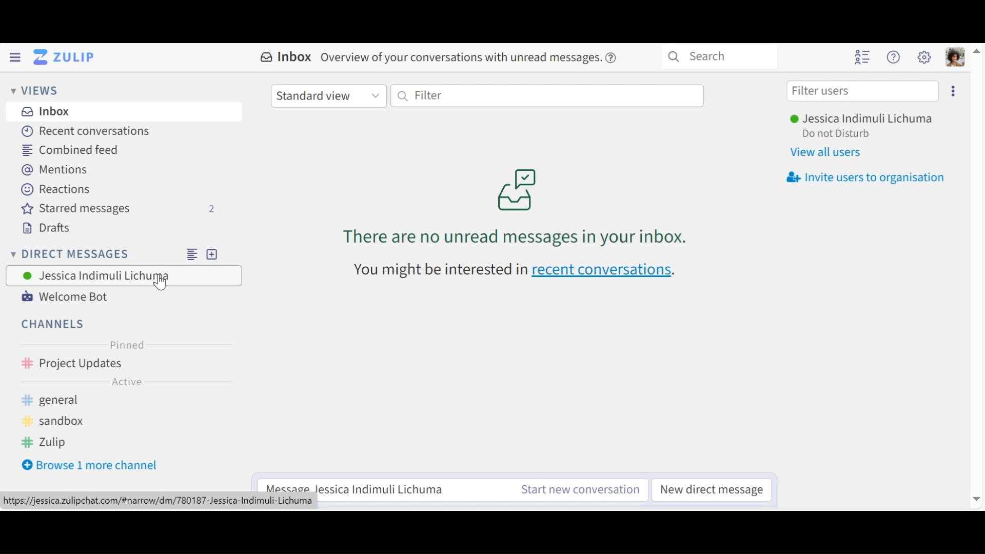  Describe the element at coordinates (124, 365) in the screenshot. I see `Channel` at that location.